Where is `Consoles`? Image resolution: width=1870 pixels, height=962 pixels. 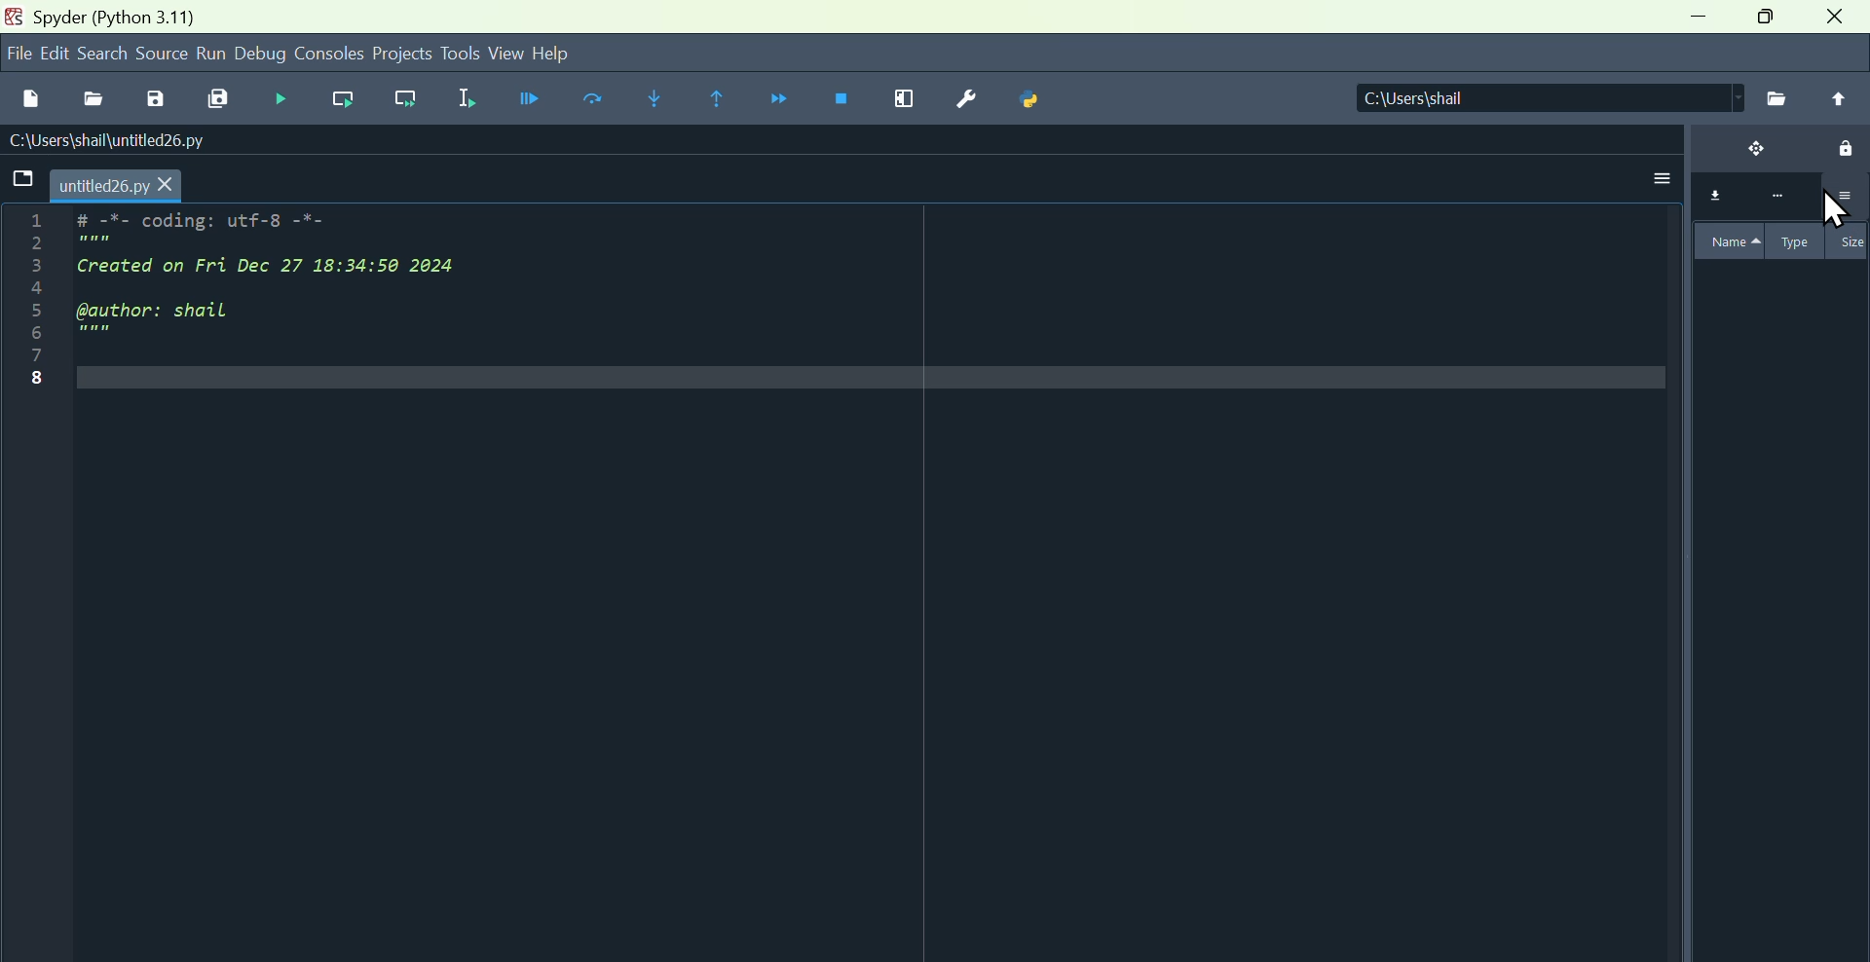
Consoles is located at coordinates (331, 52).